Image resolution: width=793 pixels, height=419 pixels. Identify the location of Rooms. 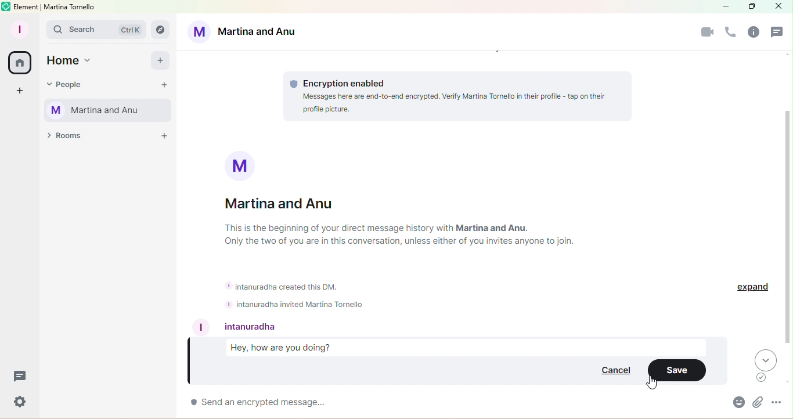
(66, 138).